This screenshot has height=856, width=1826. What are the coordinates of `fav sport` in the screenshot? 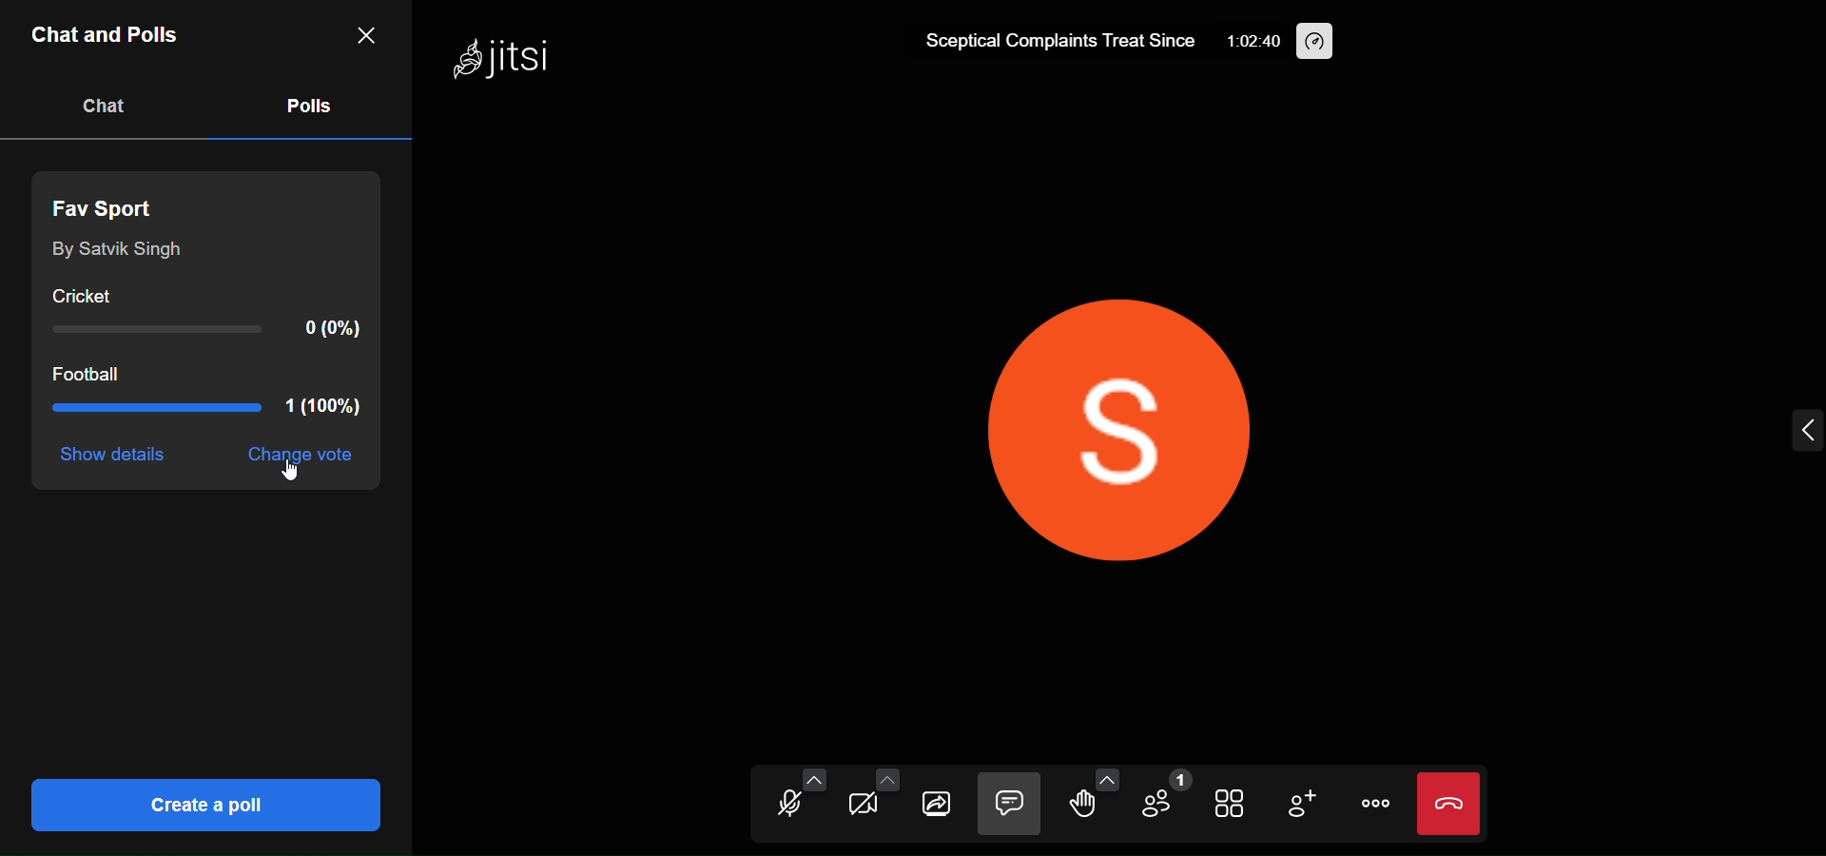 It's located at (112, 204).